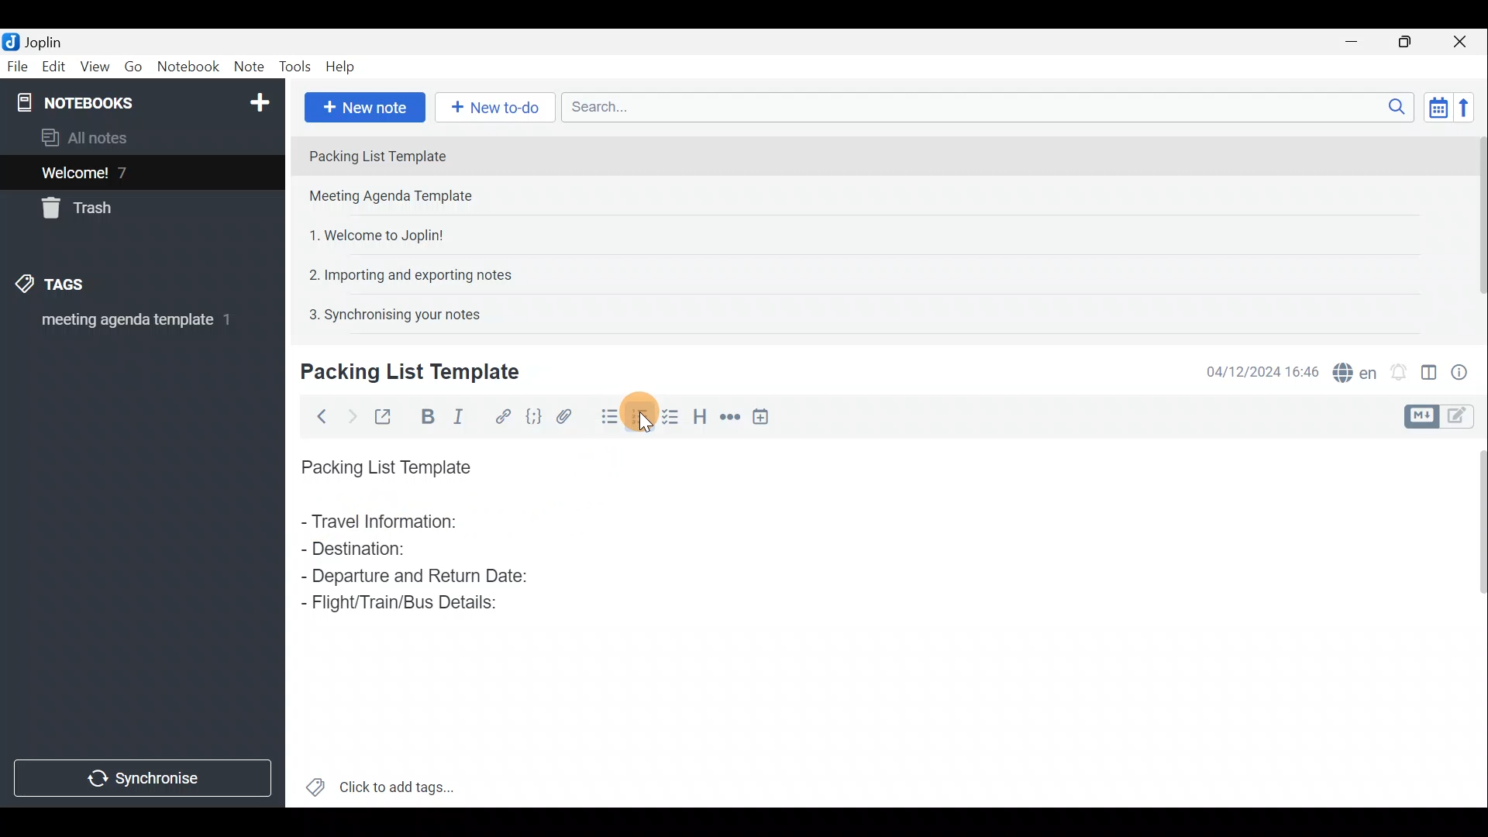 The width and height of the screenshot is (1488, 837). Describe the element at coordinates (363, 105) in the screenshot. I see `New note` at that location.